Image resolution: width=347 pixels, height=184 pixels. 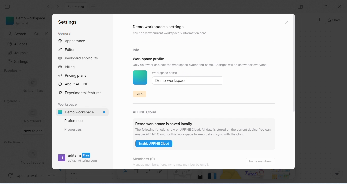 I want to click on workspace icon, so click(x=140, y=78).